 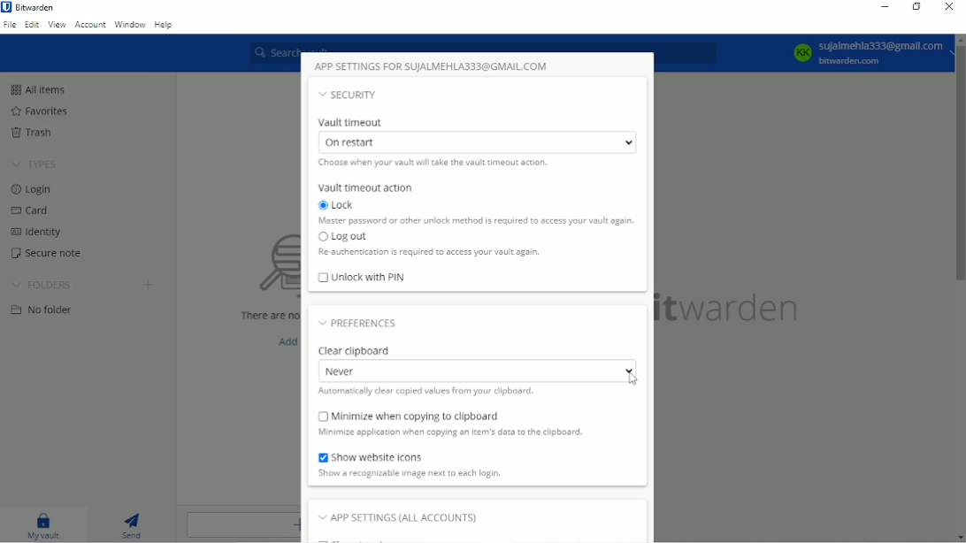 I want to click on View, so click(x=57, y=26).